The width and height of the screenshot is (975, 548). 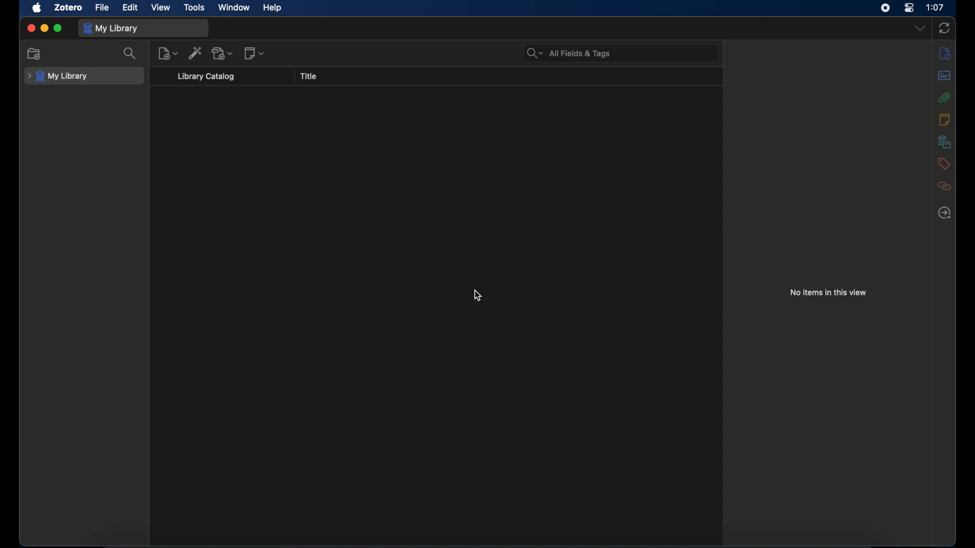 What do you see at coordinates (921, 28) in the screenshot?
I see `dropdown` at bounding box center [921, 28].